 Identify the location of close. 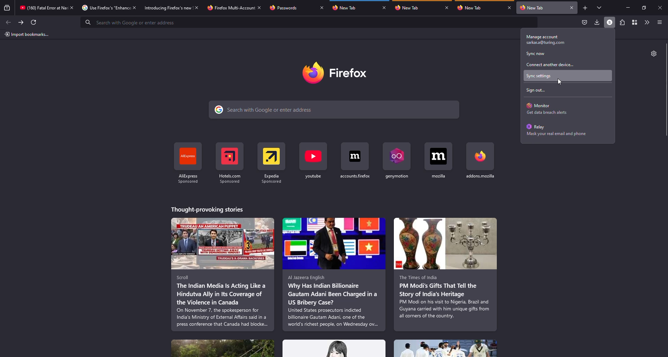
(384, 8).